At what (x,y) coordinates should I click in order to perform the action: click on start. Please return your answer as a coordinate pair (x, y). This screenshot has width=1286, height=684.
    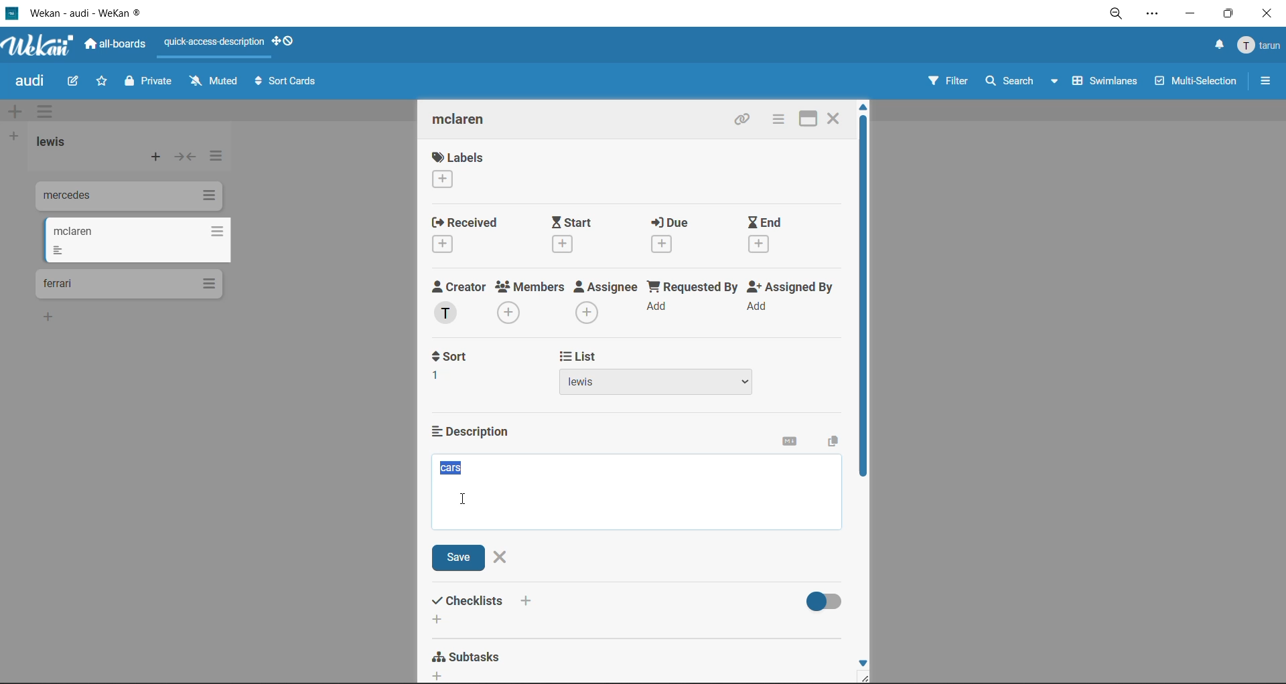
    Looking at the image, I should click on (577, 234).